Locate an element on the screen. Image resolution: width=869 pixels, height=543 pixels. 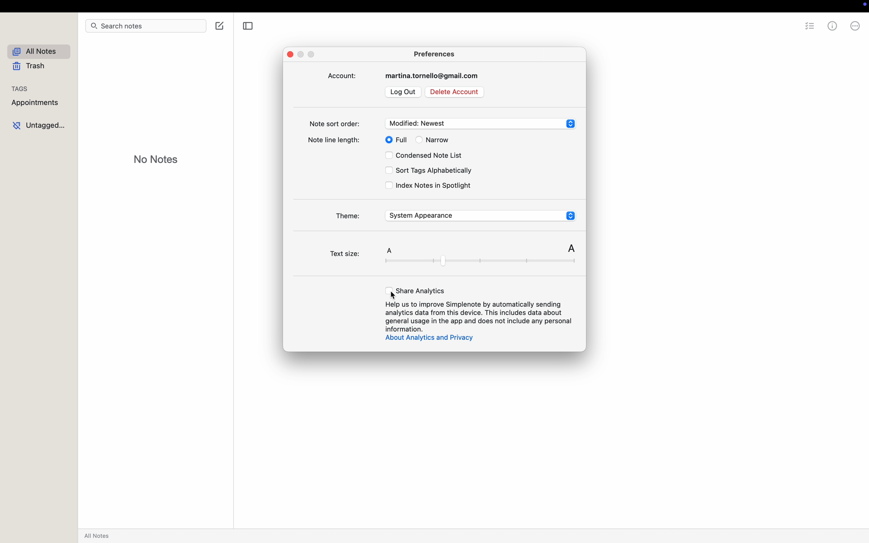
click on share analytics is located at coordinates (426, 292).